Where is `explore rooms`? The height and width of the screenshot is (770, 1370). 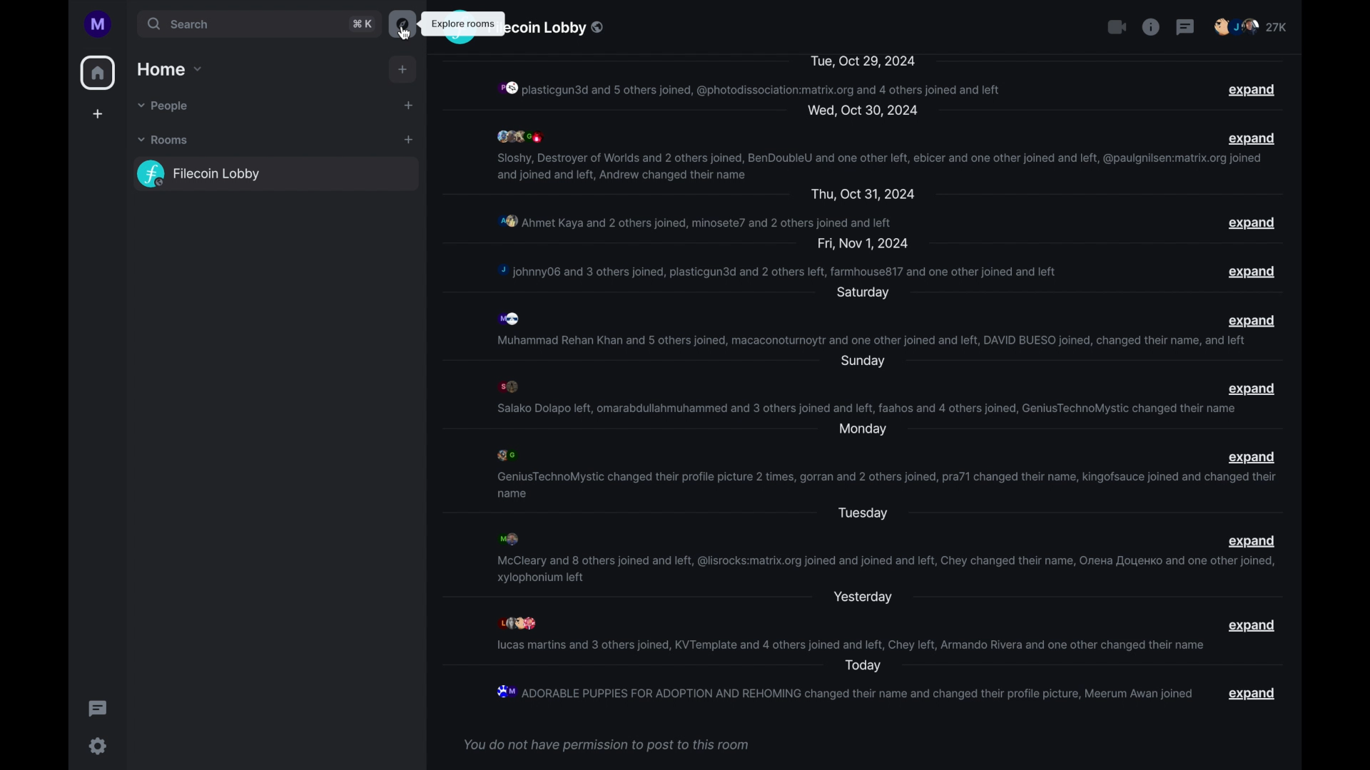 explore rooms is located at coordinates (402, 24).